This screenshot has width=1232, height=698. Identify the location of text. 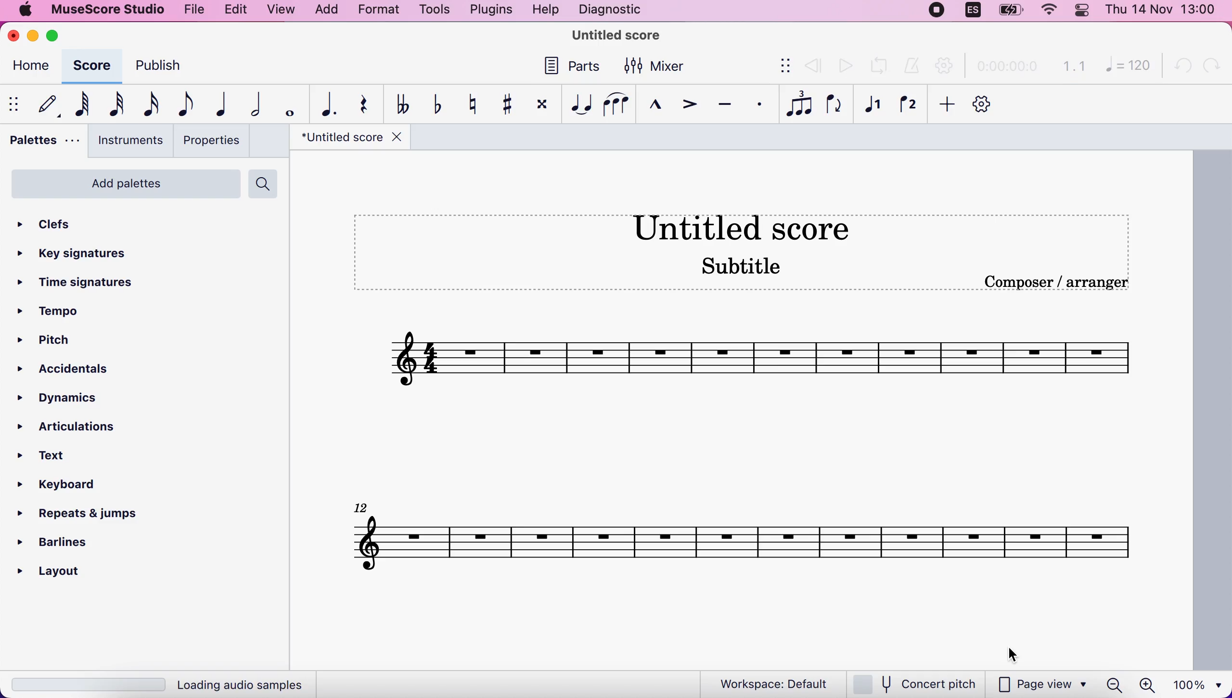
(61, 456).